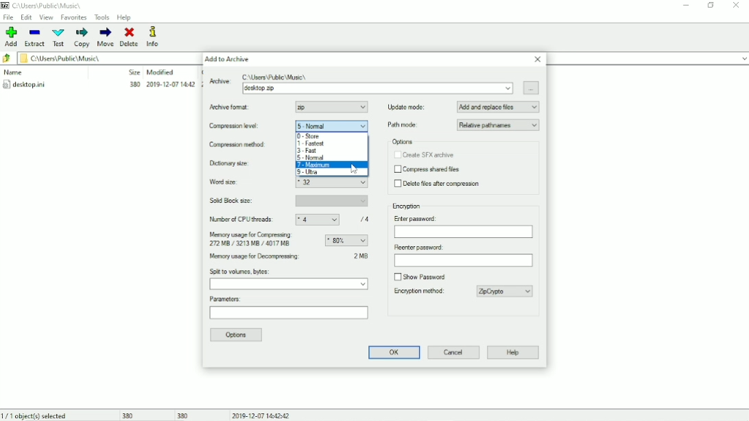 The image size is (749, 421). Describe the element at coordinates (311, 144) in the screenshot. I see `1 - Fastest` at that location.